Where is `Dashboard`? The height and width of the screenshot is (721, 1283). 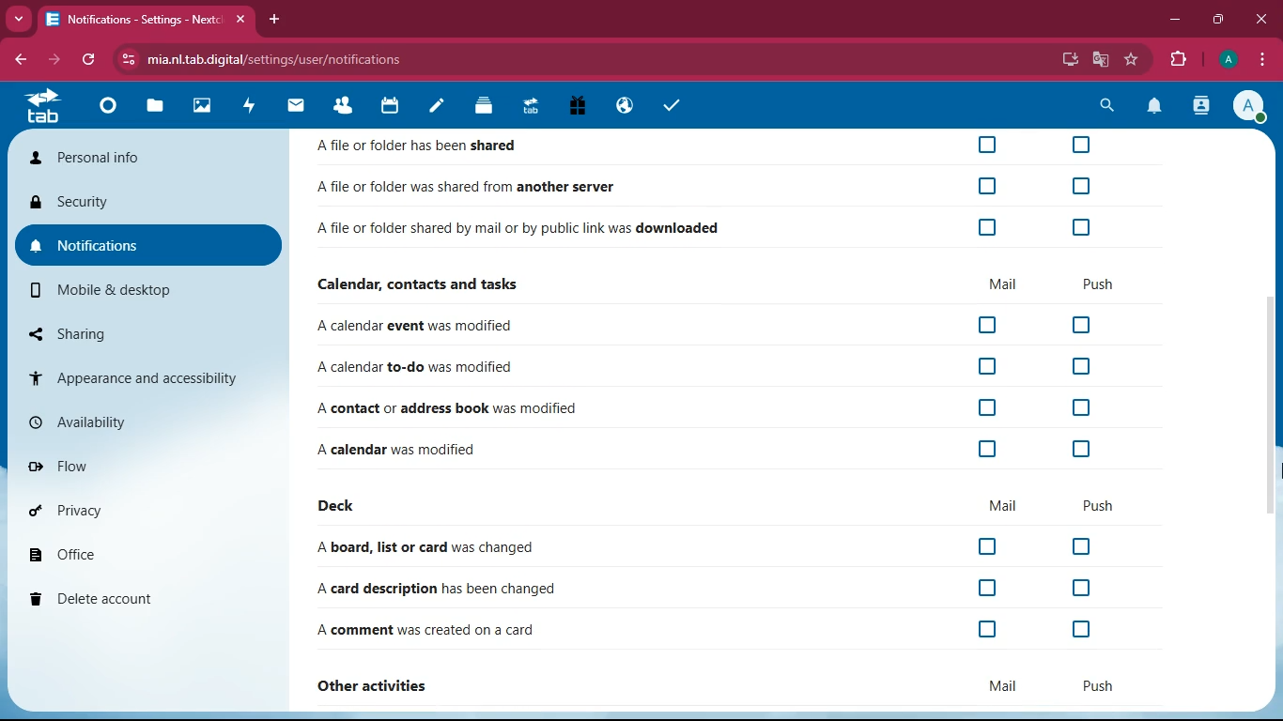
Dashboard is located at coordinates (108, 109).